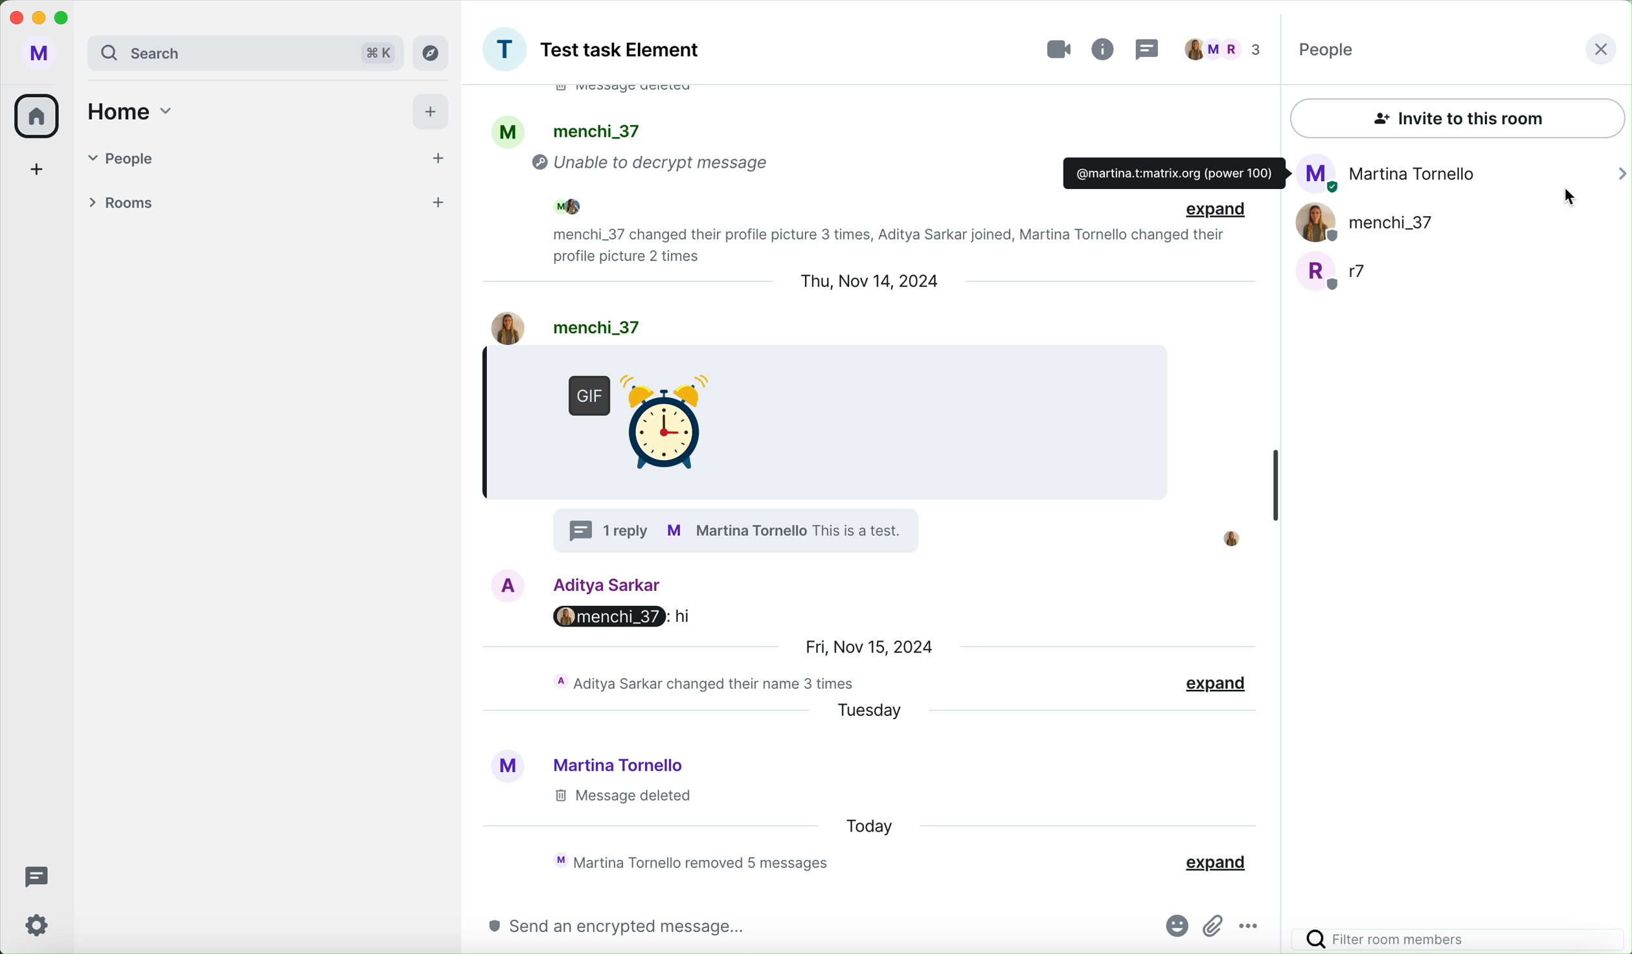  What do you see at coordinates (40, 925) in the screenshot?
I see `settings` at bounding box center [40, 925].